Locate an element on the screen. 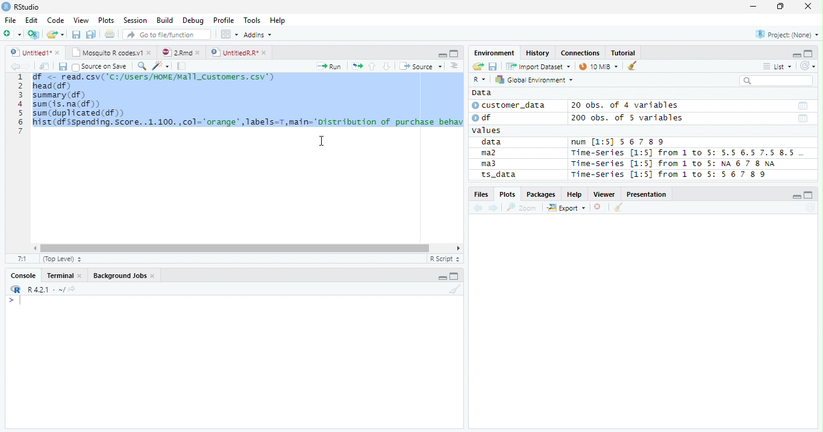 Image resolution: width=823 pixels, height=432 pixels. 10 MiB is located at coordinates (599, 66).